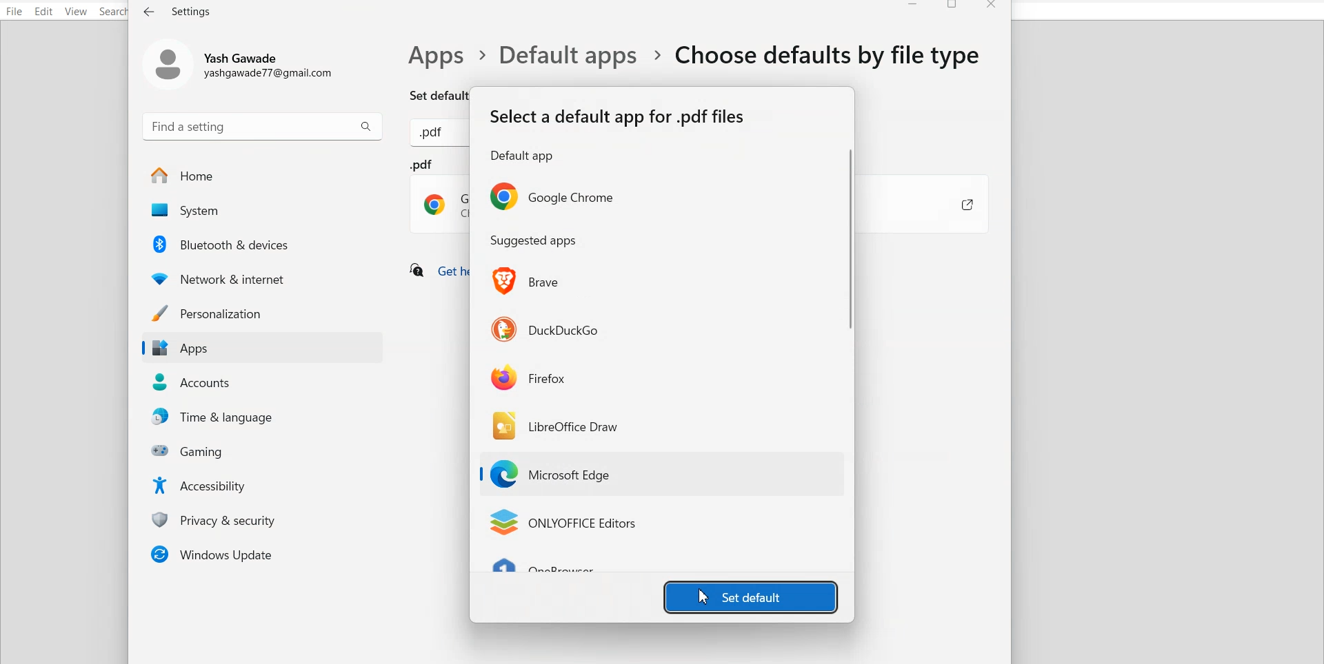 The width and height of the screenshot is (1324, 664). What do you see at coordinates (14, 11) in the screenshot?
I see `File` at bounding box center [14, 11].